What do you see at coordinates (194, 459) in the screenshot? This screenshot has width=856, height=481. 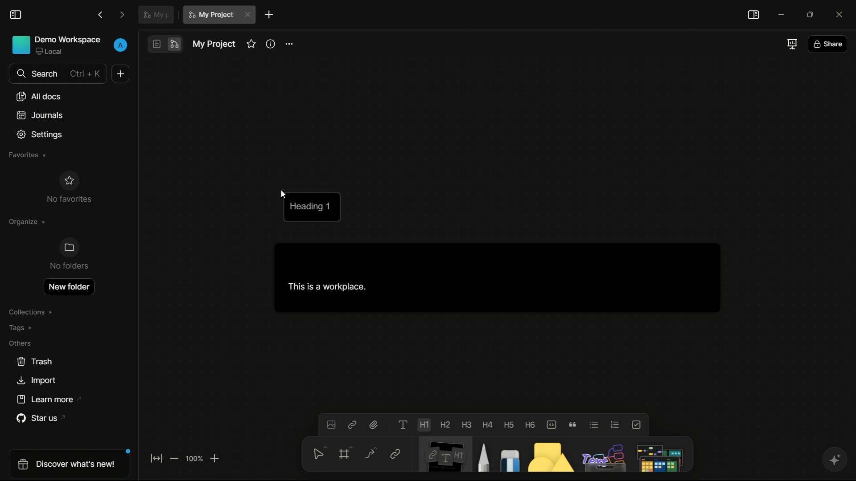 I see `zoom factor` at bounding box center [194, 459].